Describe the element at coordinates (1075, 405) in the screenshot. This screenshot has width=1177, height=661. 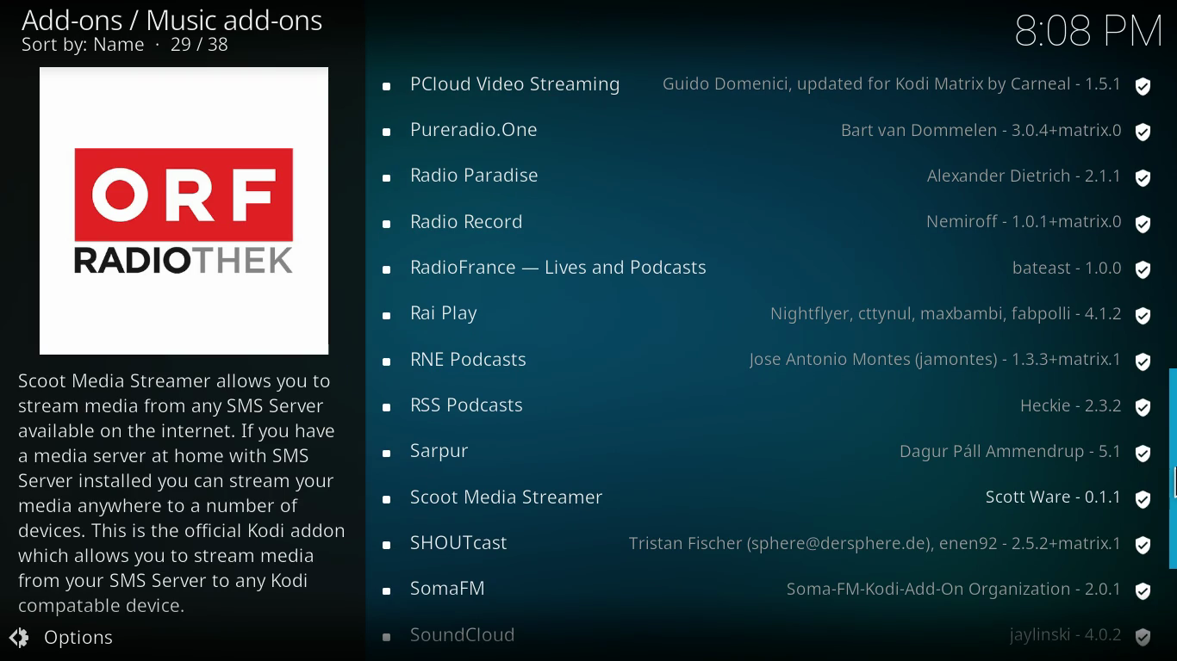
I see `provider` at that location.